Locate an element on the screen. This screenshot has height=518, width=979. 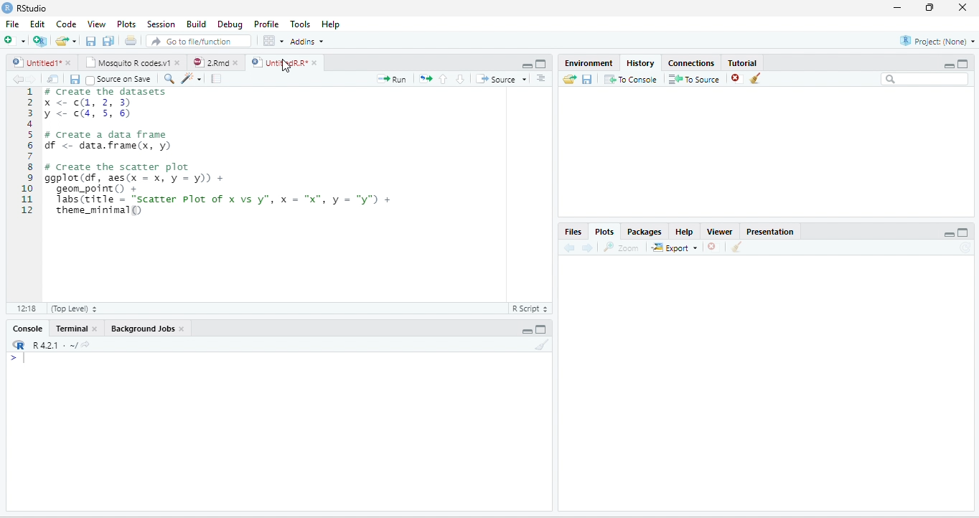
Run is located at coordinates (392, 79).